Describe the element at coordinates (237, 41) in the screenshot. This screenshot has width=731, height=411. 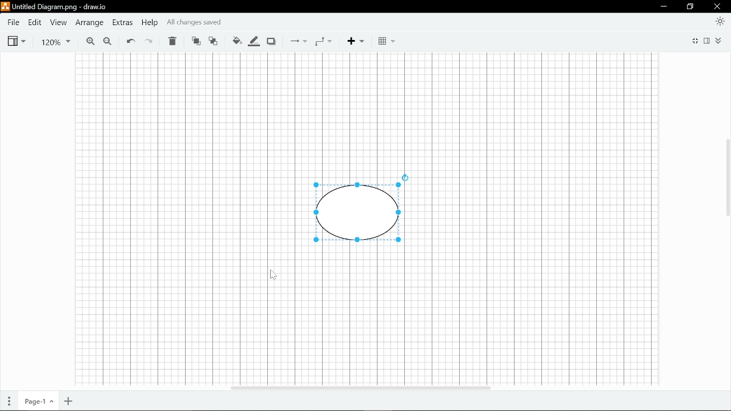
I see `Fill color` at that location.